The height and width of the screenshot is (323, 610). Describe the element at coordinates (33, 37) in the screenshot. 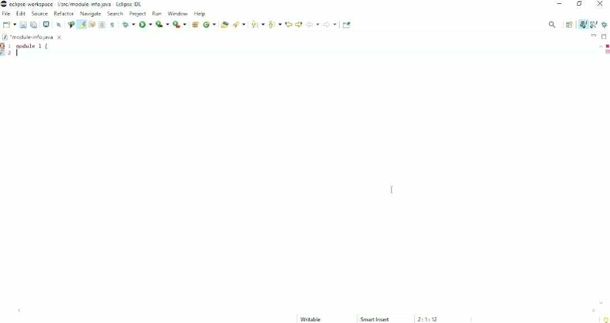

I see `*module-info.java` at that location.